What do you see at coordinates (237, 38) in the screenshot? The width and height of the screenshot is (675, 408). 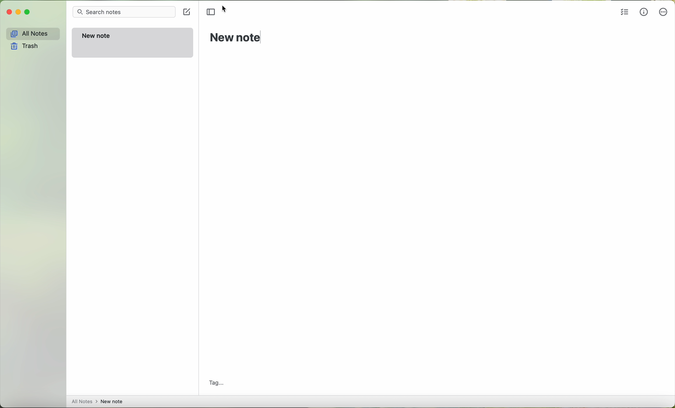 I see `new note` at bounding box center [237, 38].